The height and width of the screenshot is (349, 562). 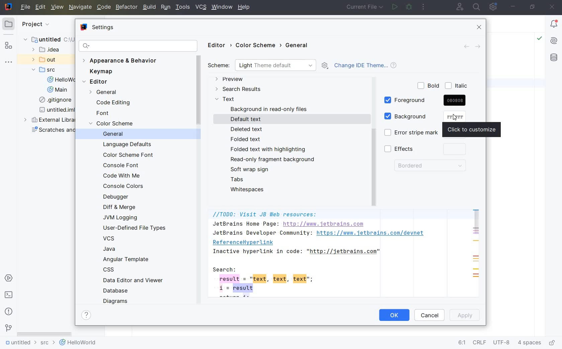 I want to click on cursor, so click(x=456, y=117).